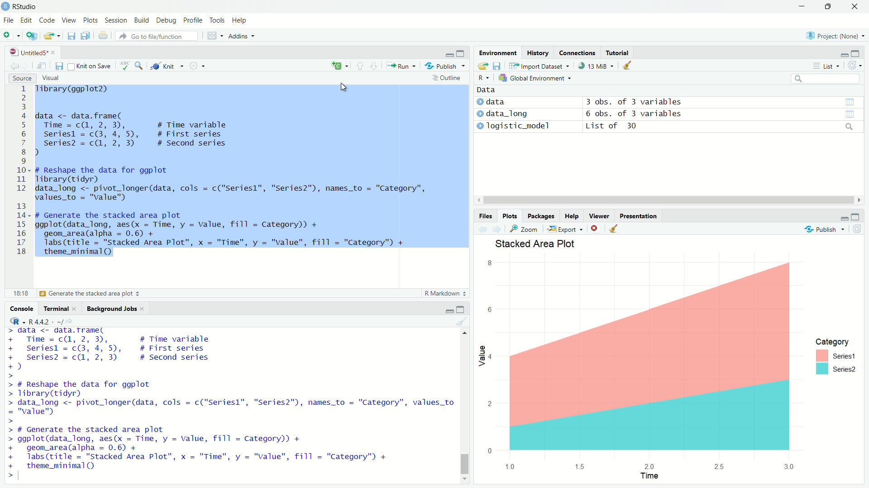 This screenshot has width=869, height=488. Describe the element at coordinates (537, 52) in the screenshot. I see `History` at that location.